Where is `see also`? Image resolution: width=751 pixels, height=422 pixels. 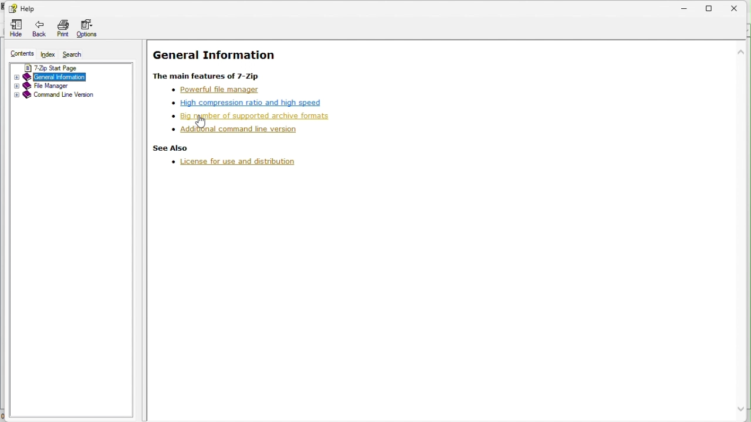 see also is located at coordinates (177, 147).